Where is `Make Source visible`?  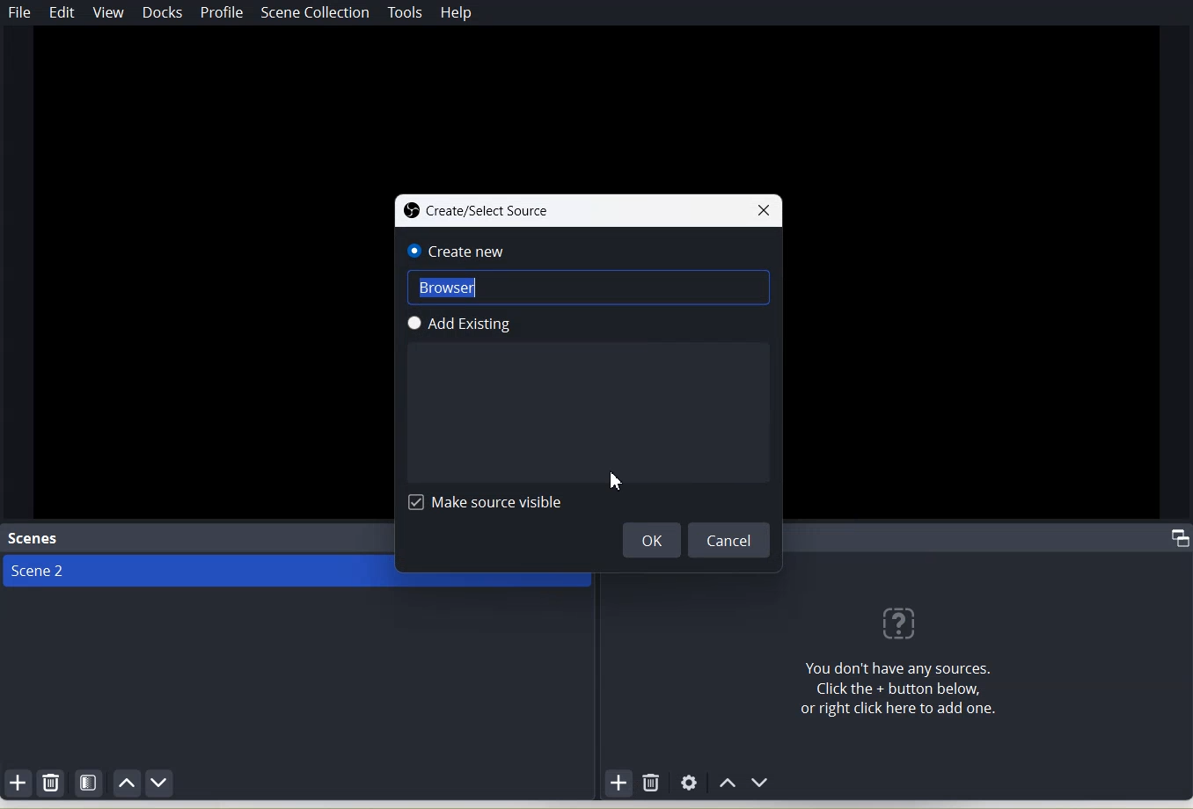 Make Source visible is located at coordinates (487, 503).